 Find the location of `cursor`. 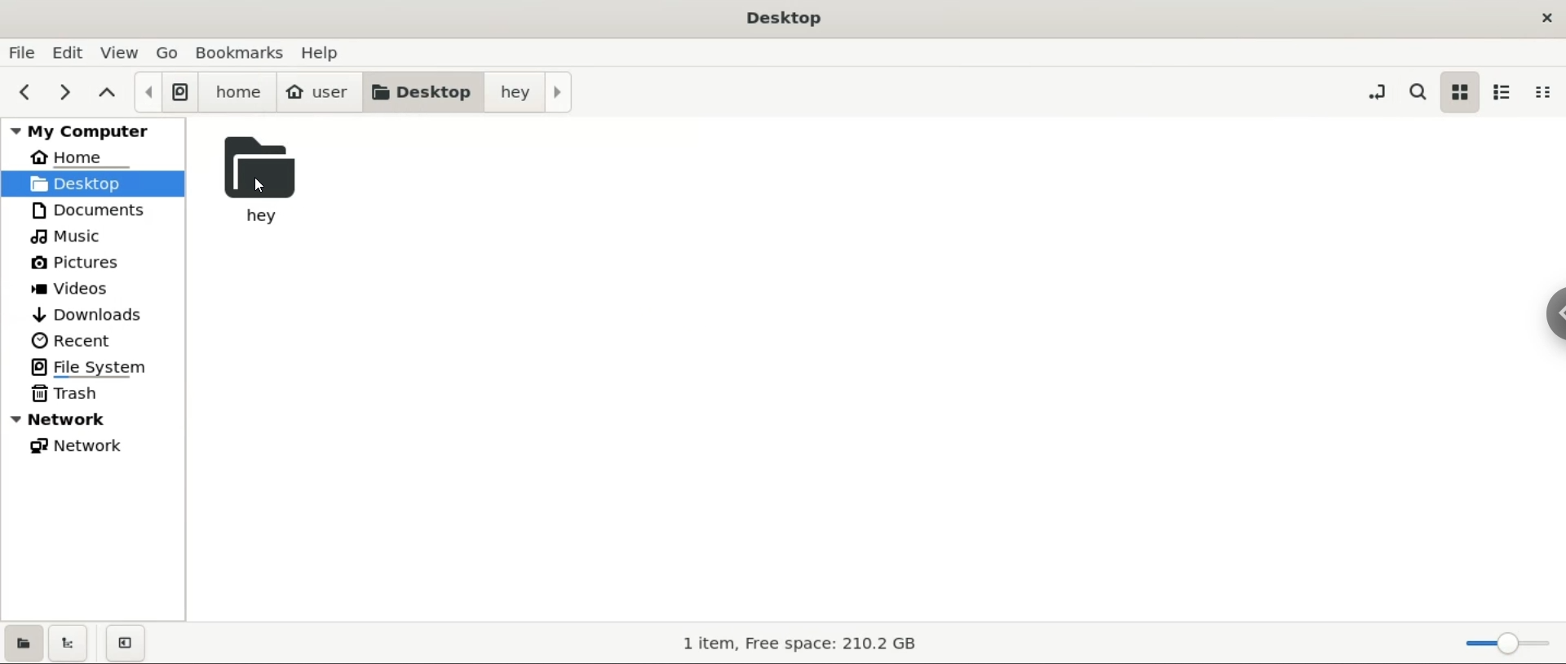

cursor is located at coordinates (264, 187).